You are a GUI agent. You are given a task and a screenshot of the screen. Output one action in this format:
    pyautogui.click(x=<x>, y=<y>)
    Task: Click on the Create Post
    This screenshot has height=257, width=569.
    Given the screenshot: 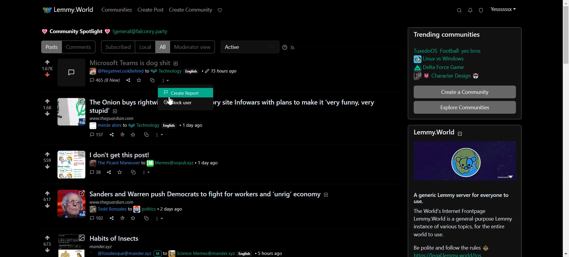 What is the action you would take?
    pyautogui.click(x=151, y=10)
    